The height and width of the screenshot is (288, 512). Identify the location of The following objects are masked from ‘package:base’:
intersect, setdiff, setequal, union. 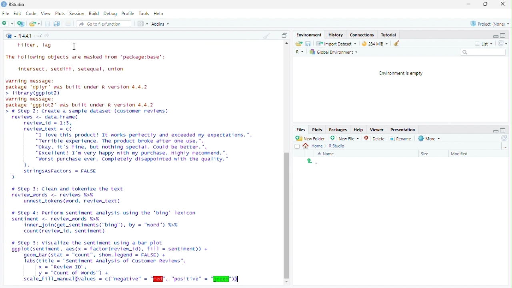
(90, 64).